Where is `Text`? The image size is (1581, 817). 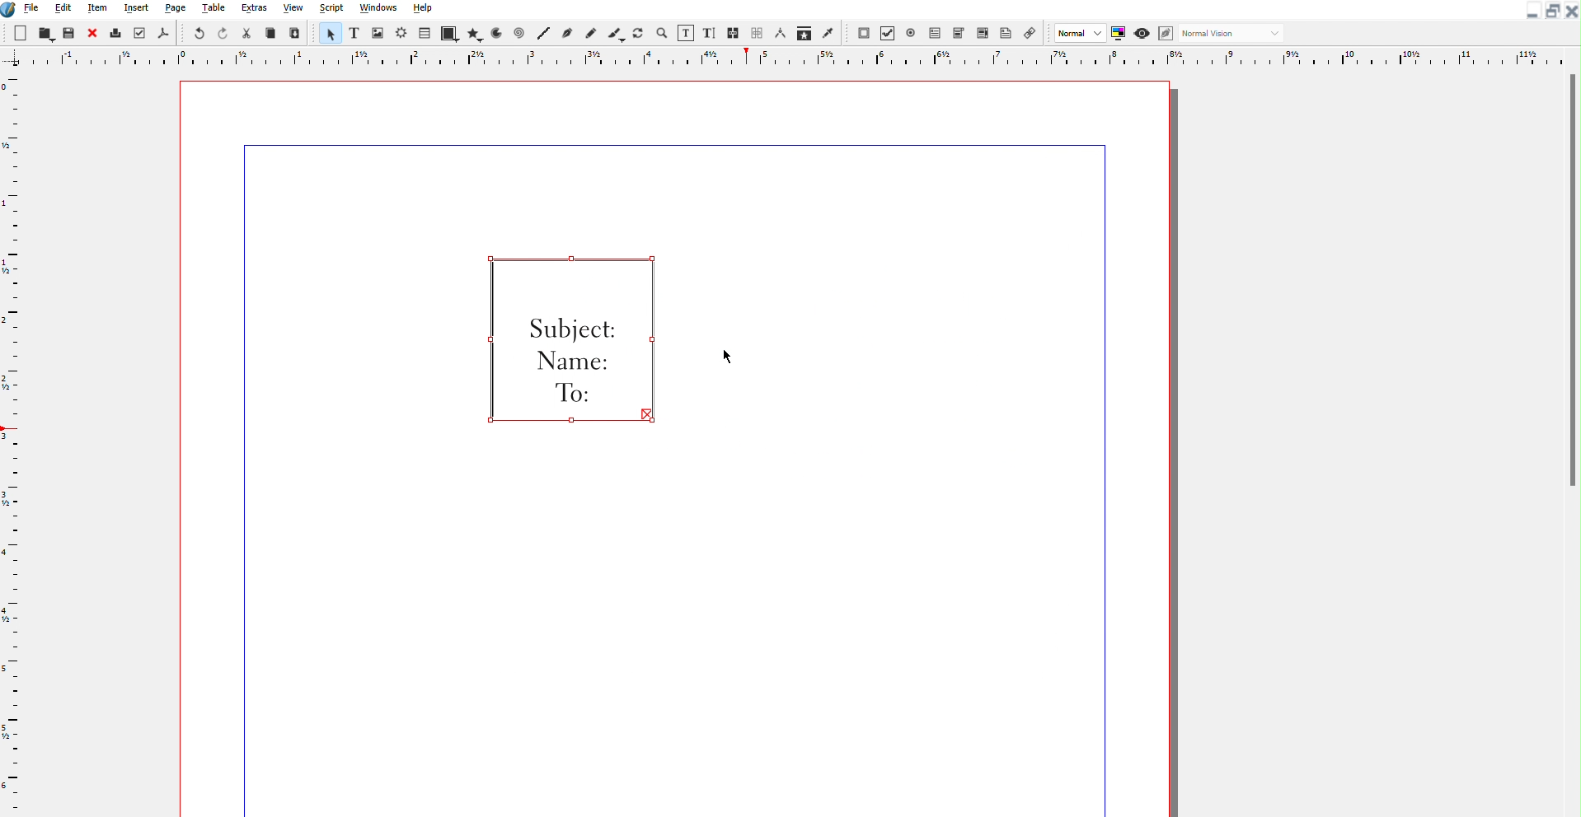 Text is located at coordinates (353, 33).